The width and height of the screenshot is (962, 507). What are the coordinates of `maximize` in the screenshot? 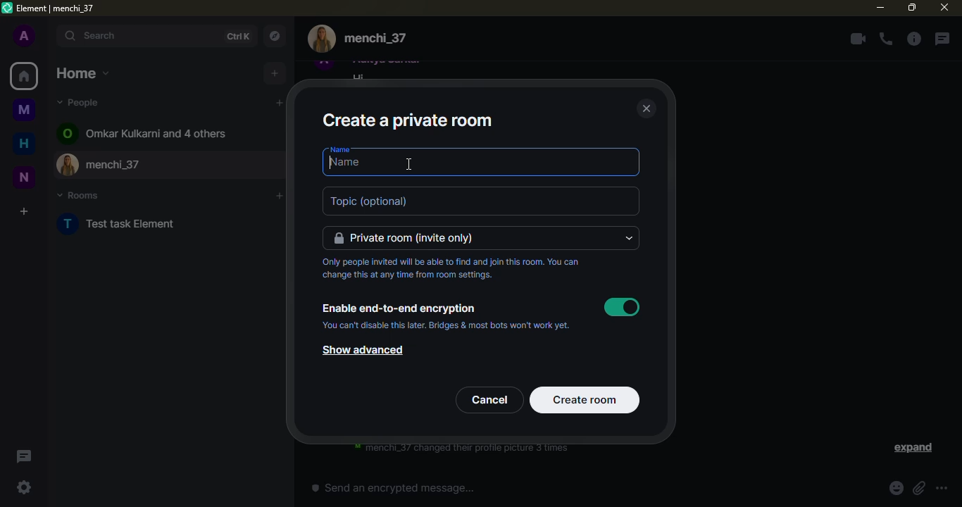 It's located at (912, 8).